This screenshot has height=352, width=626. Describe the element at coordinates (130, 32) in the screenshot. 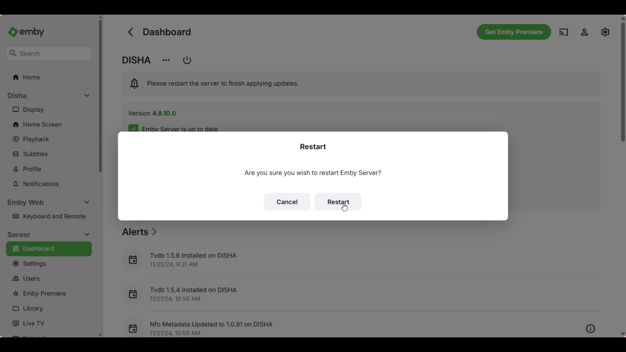

I see `Go back` at that location.